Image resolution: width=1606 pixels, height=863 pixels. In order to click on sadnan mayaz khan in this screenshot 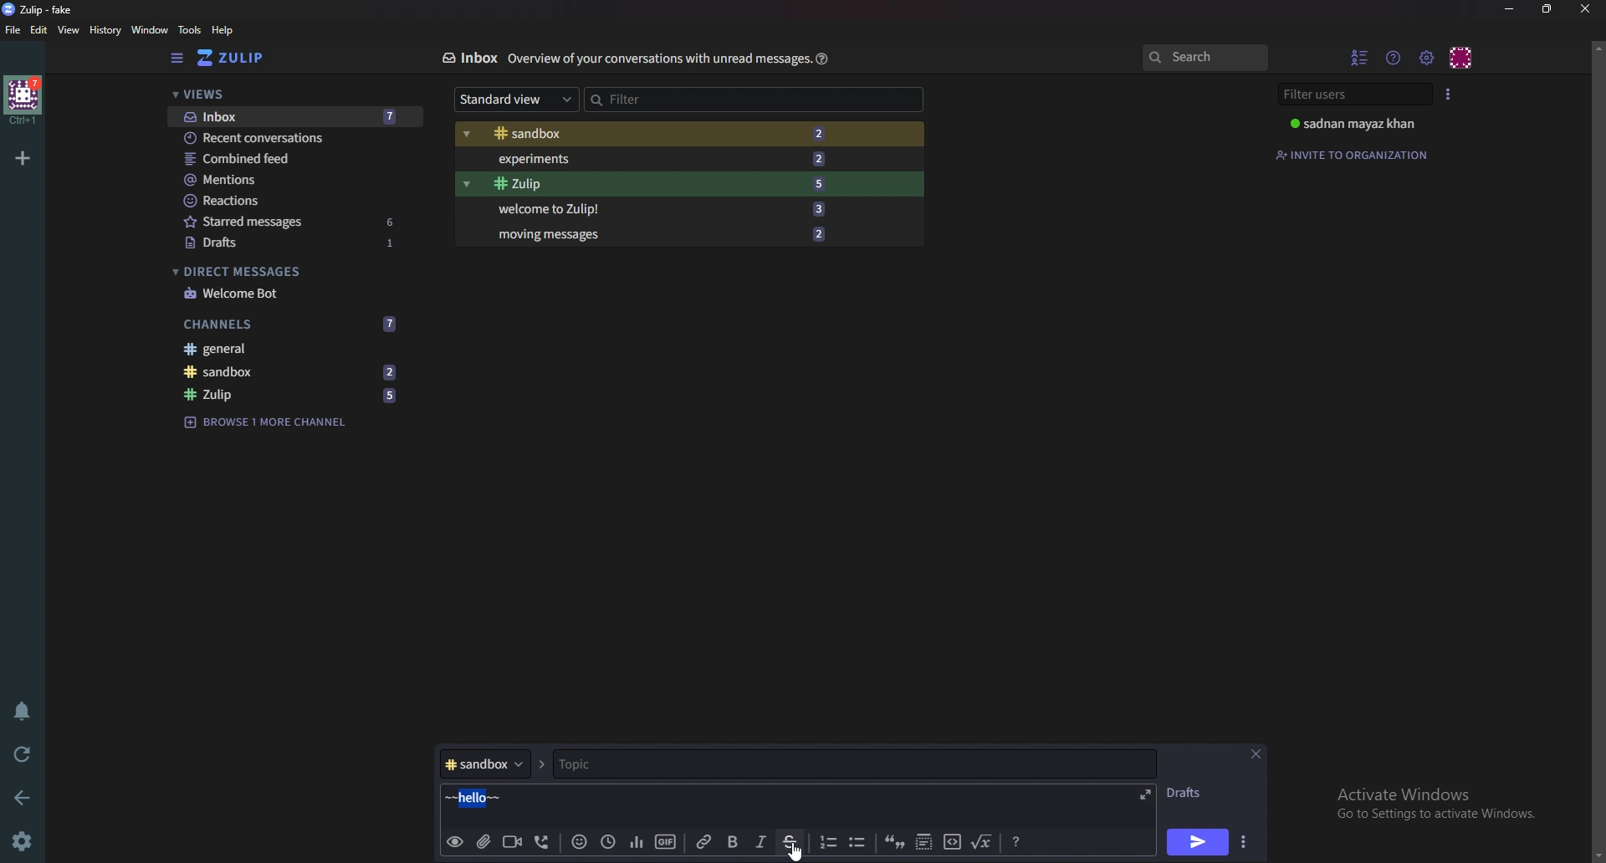, I will do `click(1361, 122)`.